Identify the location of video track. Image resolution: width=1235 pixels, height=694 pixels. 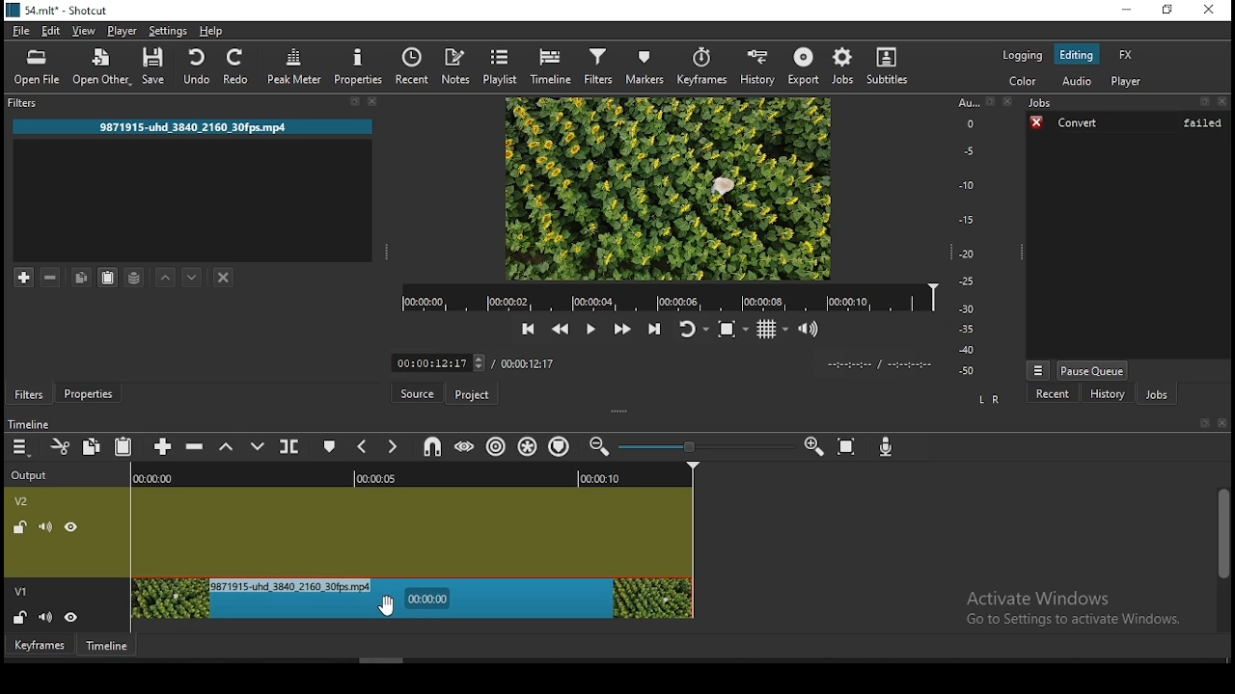
(414, 531).